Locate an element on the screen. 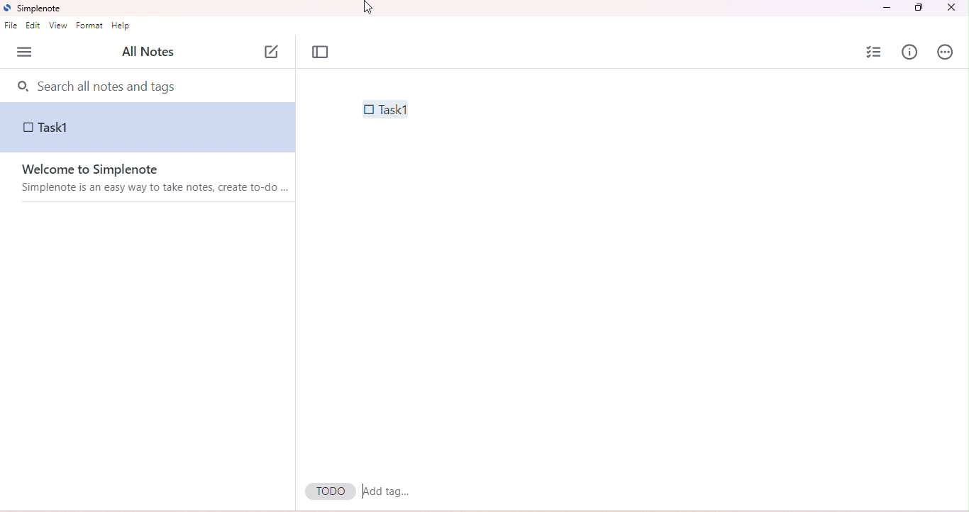  tag added is located at coordinates (331, 491).